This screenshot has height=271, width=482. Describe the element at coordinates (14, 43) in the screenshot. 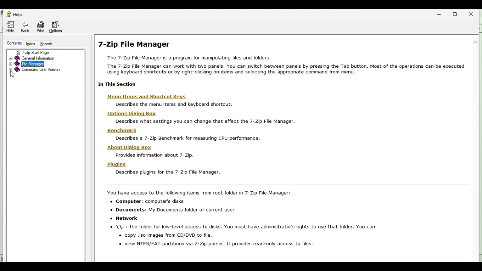

I see `Contents` at that location.